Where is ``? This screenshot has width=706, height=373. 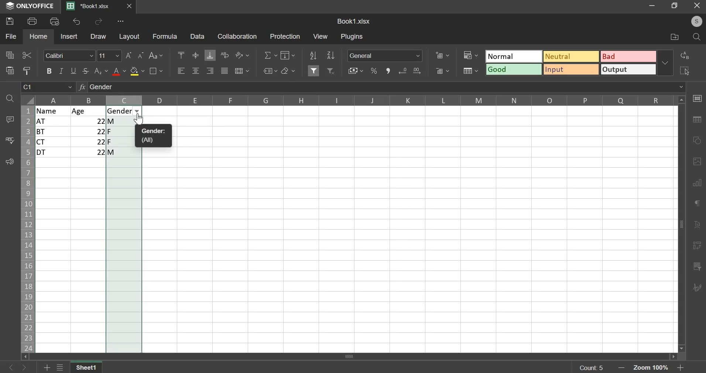
 is located at coordinates (37, 36).